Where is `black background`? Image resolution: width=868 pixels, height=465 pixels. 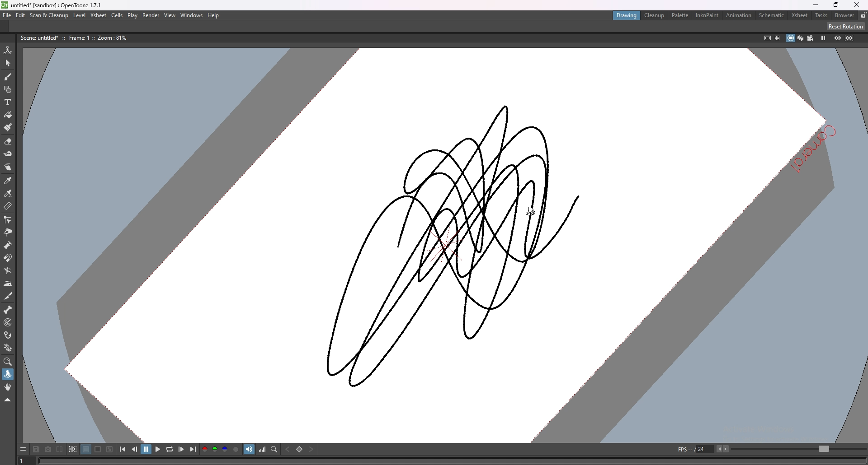 black background is located at coordinates (86, 450).